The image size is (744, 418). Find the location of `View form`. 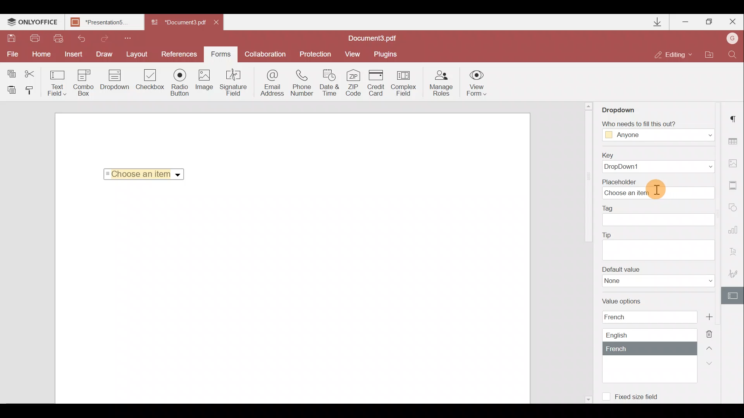

View form is located at coordinates (477, 83).